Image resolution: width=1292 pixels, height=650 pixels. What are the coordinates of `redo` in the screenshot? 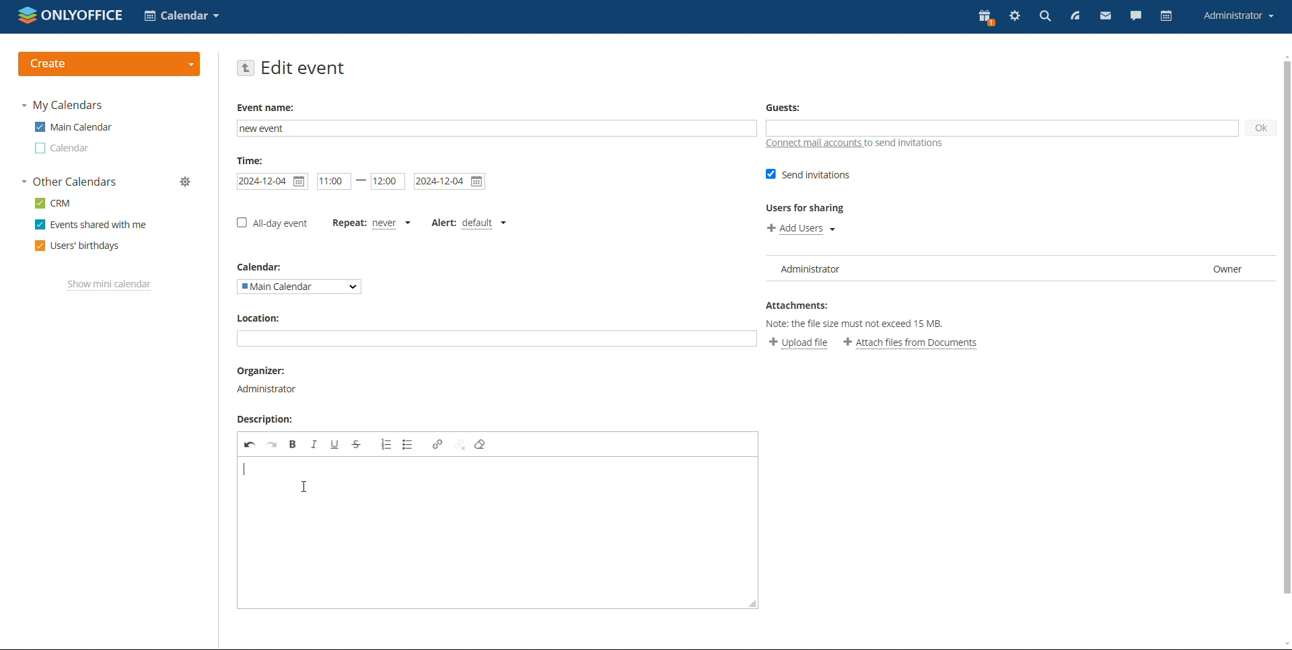 It's located at (272, 445).